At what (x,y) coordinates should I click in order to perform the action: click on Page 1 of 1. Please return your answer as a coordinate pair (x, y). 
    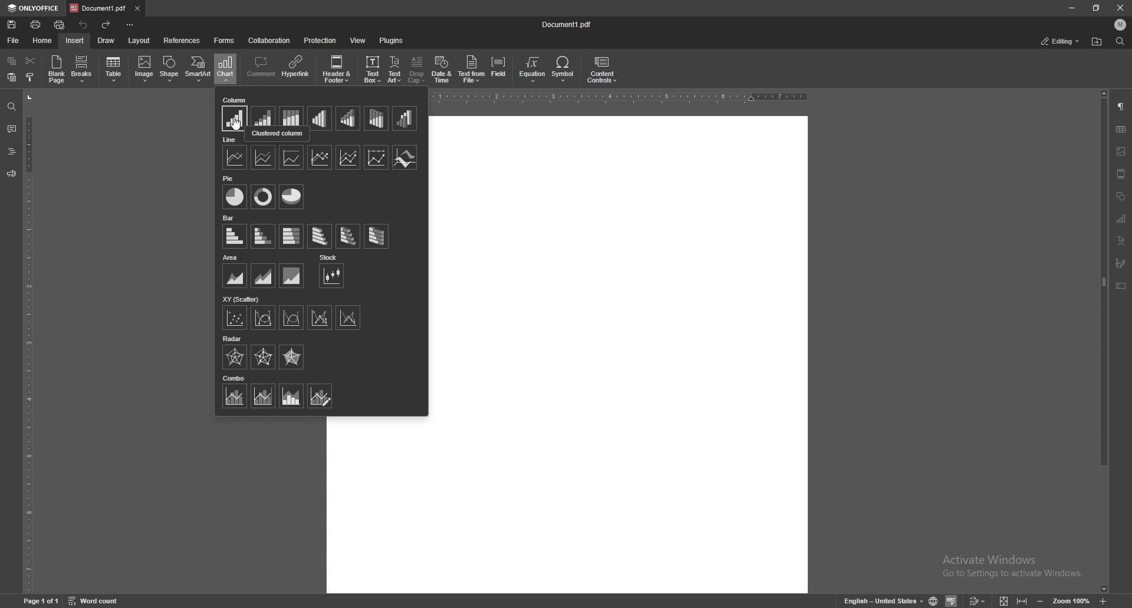
    Looking at the image, I should click on (40, 600).